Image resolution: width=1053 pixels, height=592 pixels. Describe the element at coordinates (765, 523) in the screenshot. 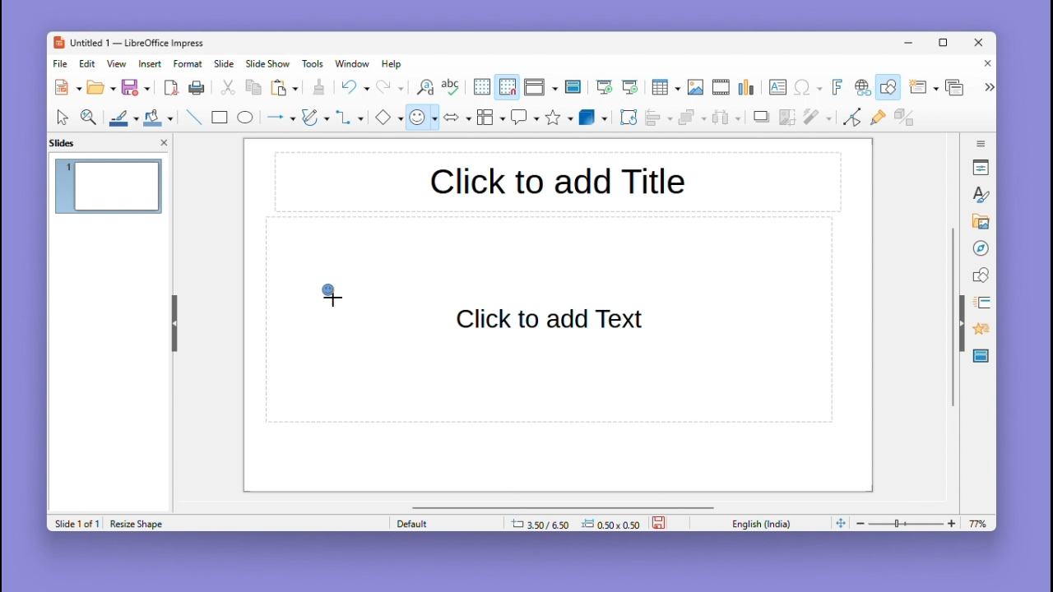

I see `English` at that location.